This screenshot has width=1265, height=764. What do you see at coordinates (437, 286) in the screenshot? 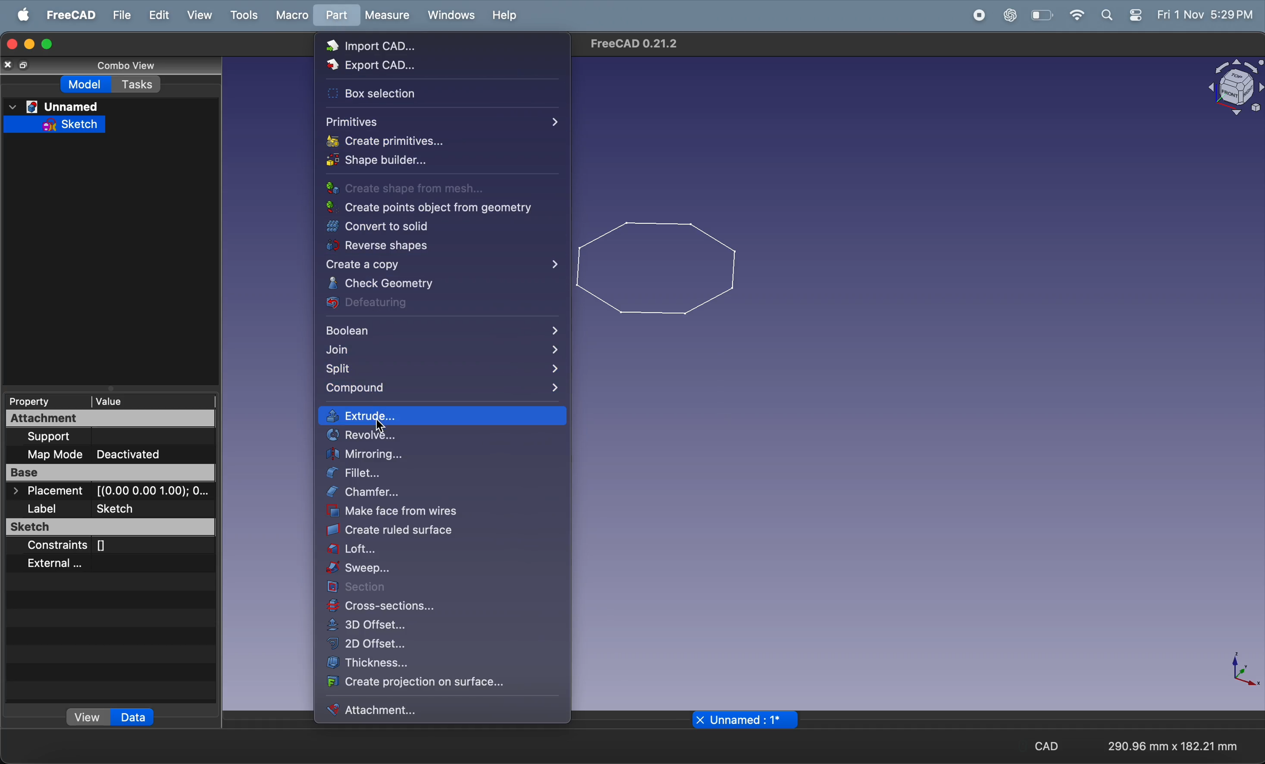
I see `check geometry` at bounding box center [437, 286].